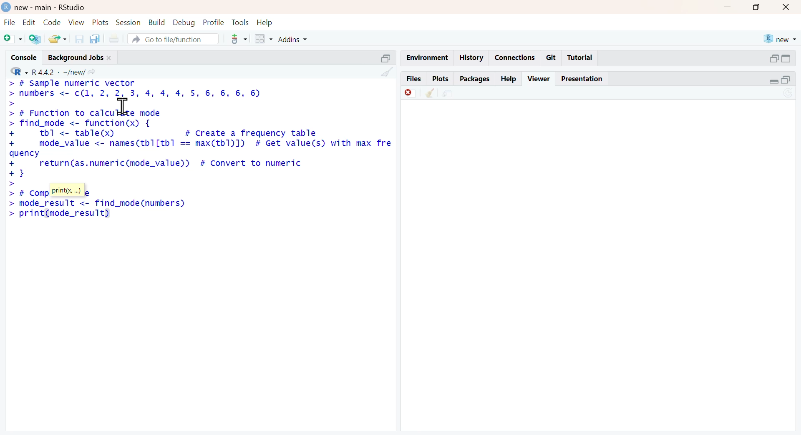  What do you see at coordinates (14, 39) in the screenshot?
I see `add file as` at bounding box center [14, 39].